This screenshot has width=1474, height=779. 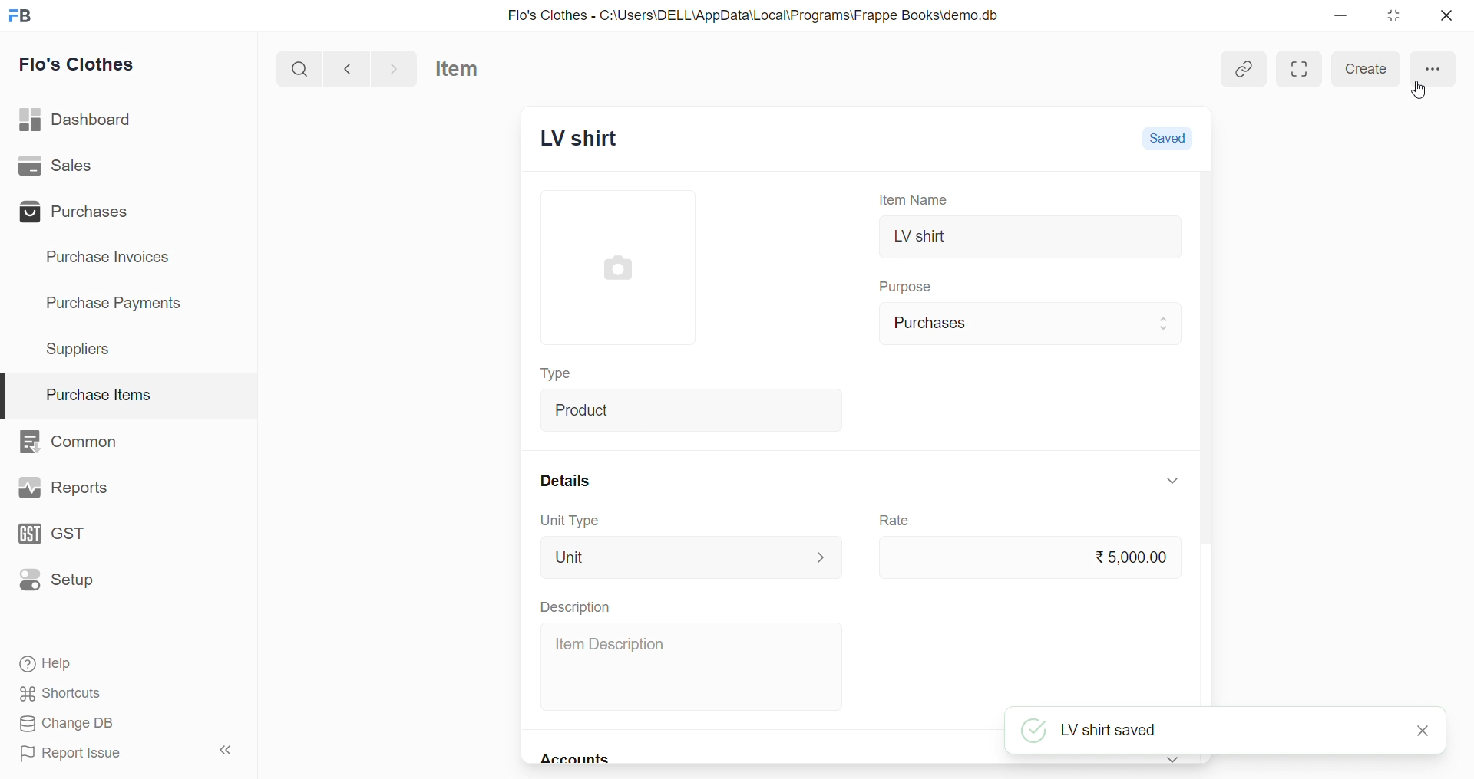 I want to click on Sales, so click(x=79, y=166).